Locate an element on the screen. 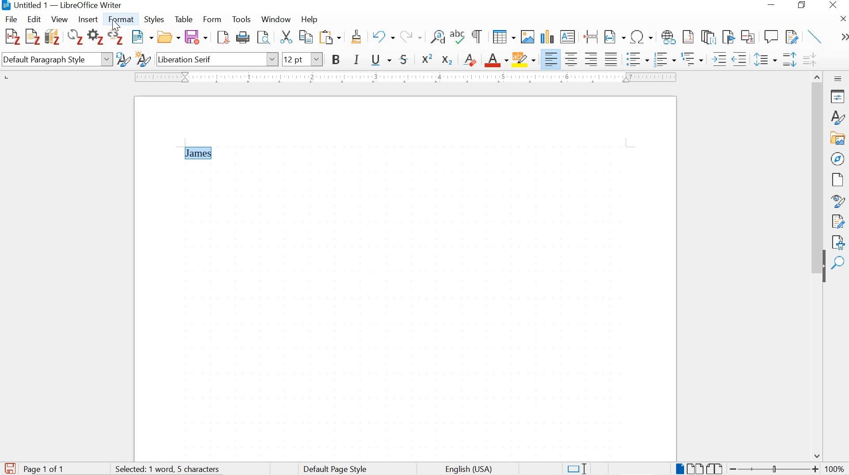 This screenshot has width=849, height=475. italic is located at coordinates (357, 61).